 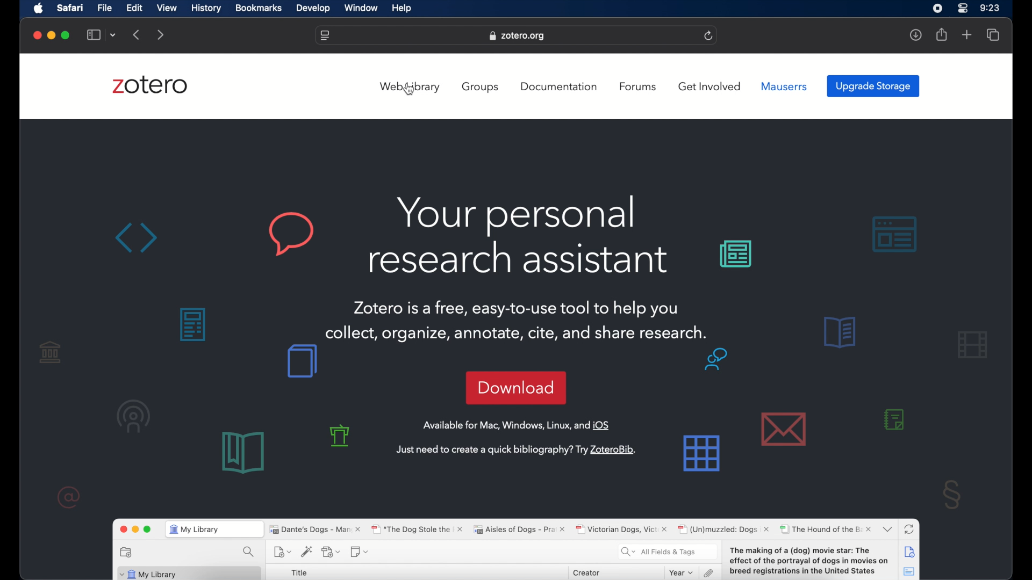 What do you see at coordinates (709, 36) in the screenshot?
I see `refresh` at bounding box center [709, 36].